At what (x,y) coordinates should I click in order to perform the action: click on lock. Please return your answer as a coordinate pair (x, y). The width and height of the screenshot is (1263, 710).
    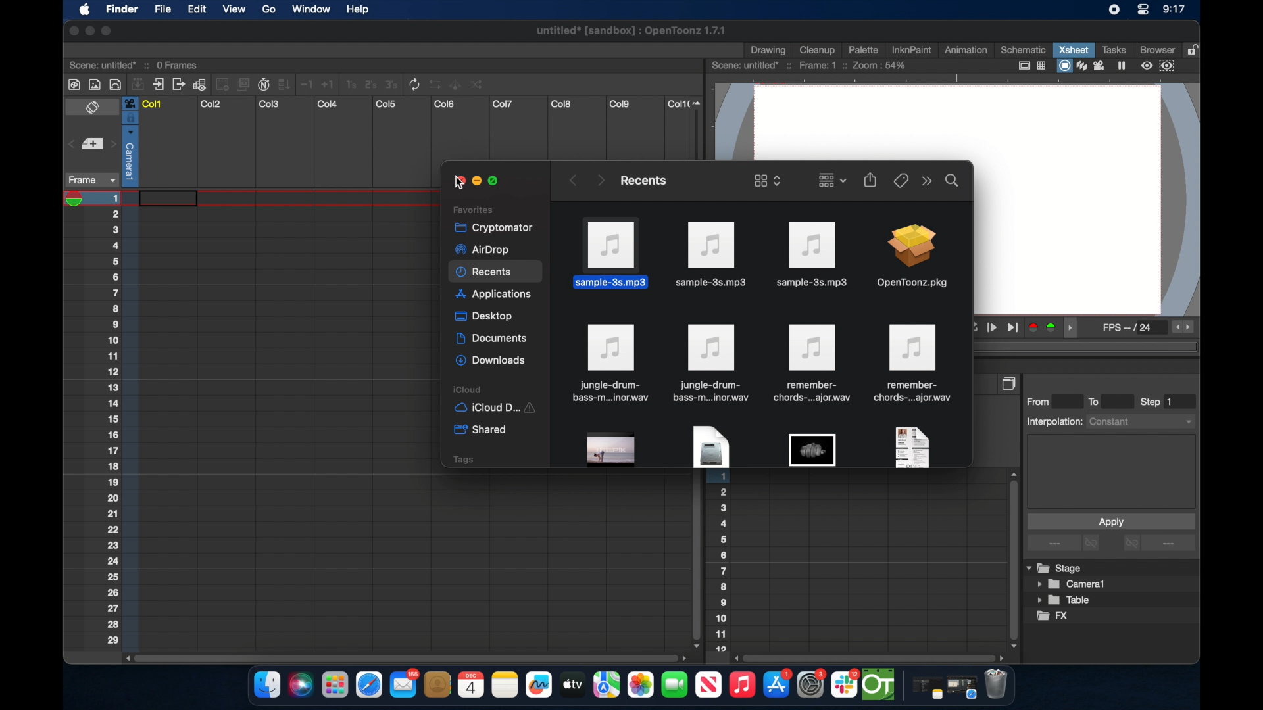
    Looking at the image, I should click on (1195, 49).